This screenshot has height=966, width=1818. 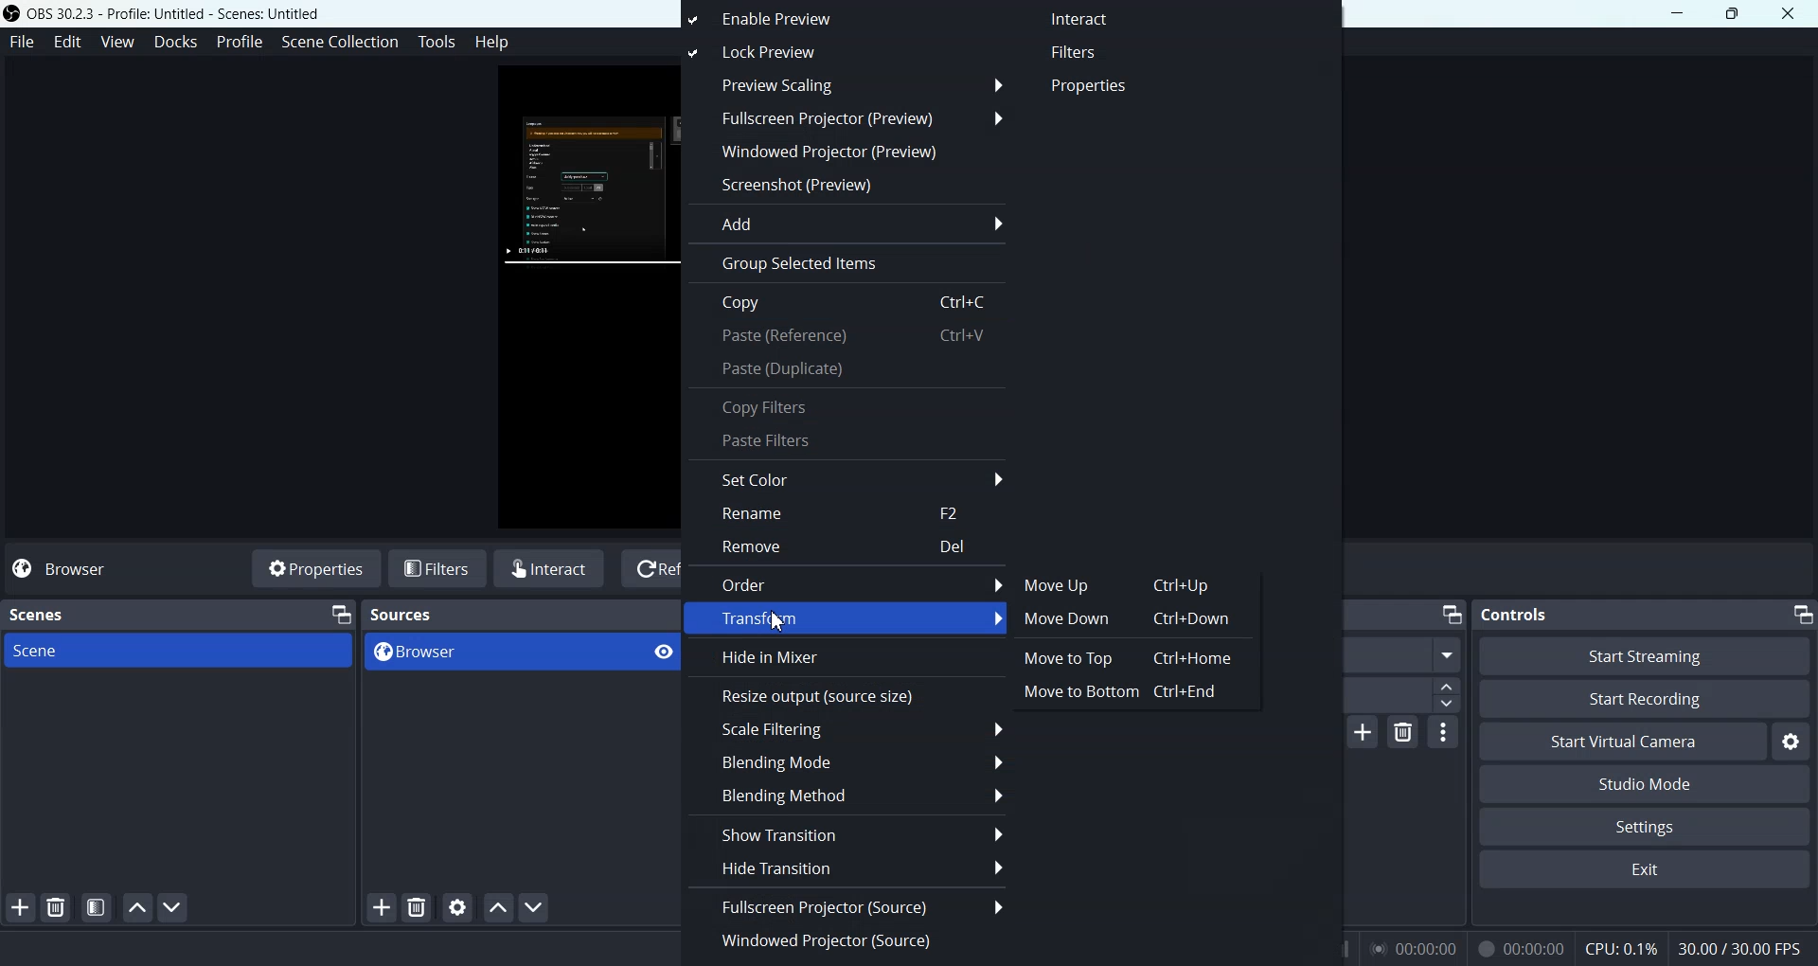 What do you see at coordinates (1095, 52) in the screenshot?
I see `Filters` at bounding box center [1095, 52].